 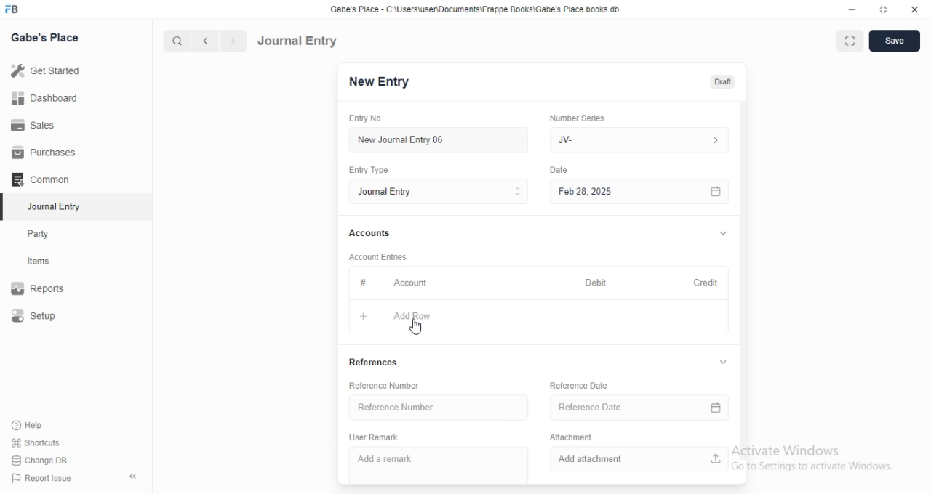 I want to click on Attachment, so click(x=578, y=437).